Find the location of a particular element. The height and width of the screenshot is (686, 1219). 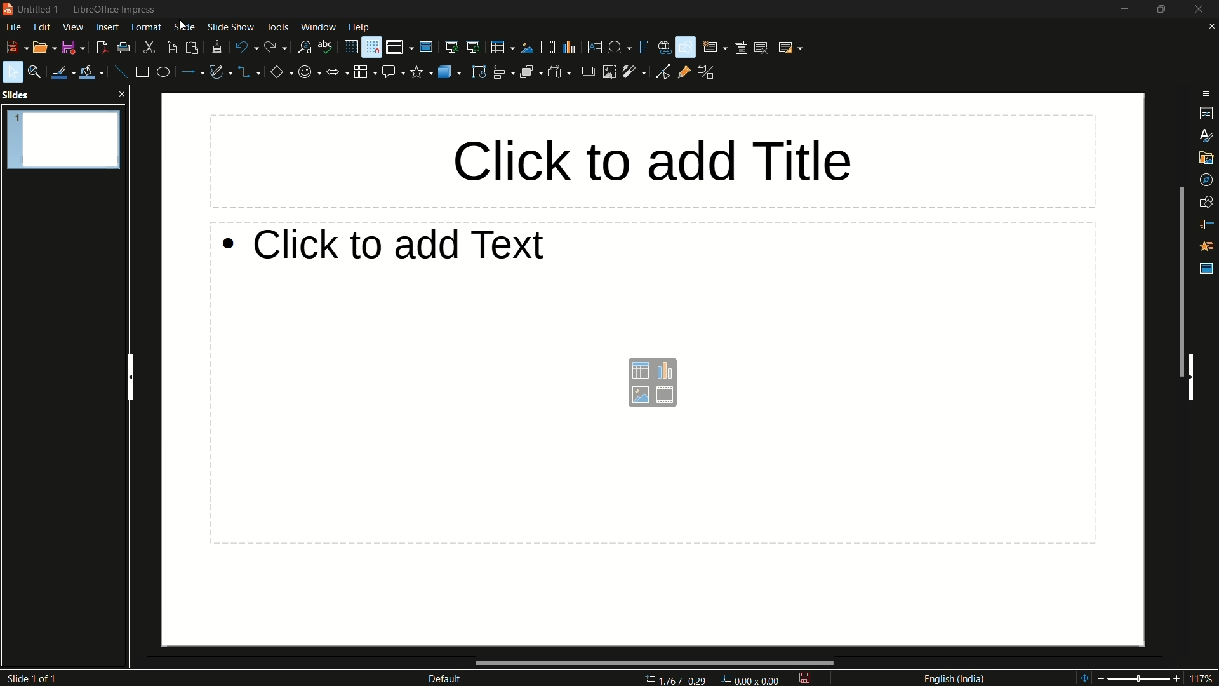

edit menu is located at coordinates (43, 27).